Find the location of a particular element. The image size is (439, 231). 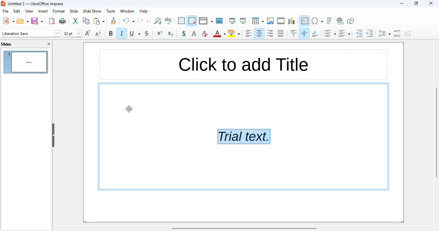

align right is located at coordinates (270, 33).